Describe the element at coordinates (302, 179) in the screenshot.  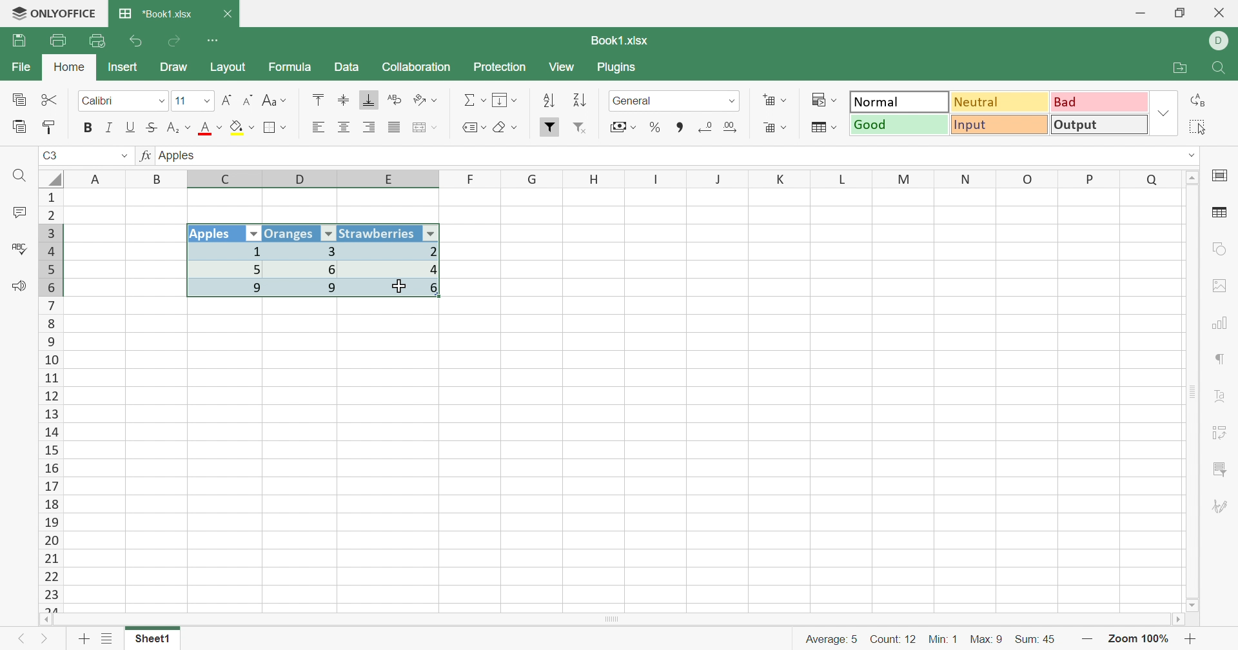
I see `D` at that location.